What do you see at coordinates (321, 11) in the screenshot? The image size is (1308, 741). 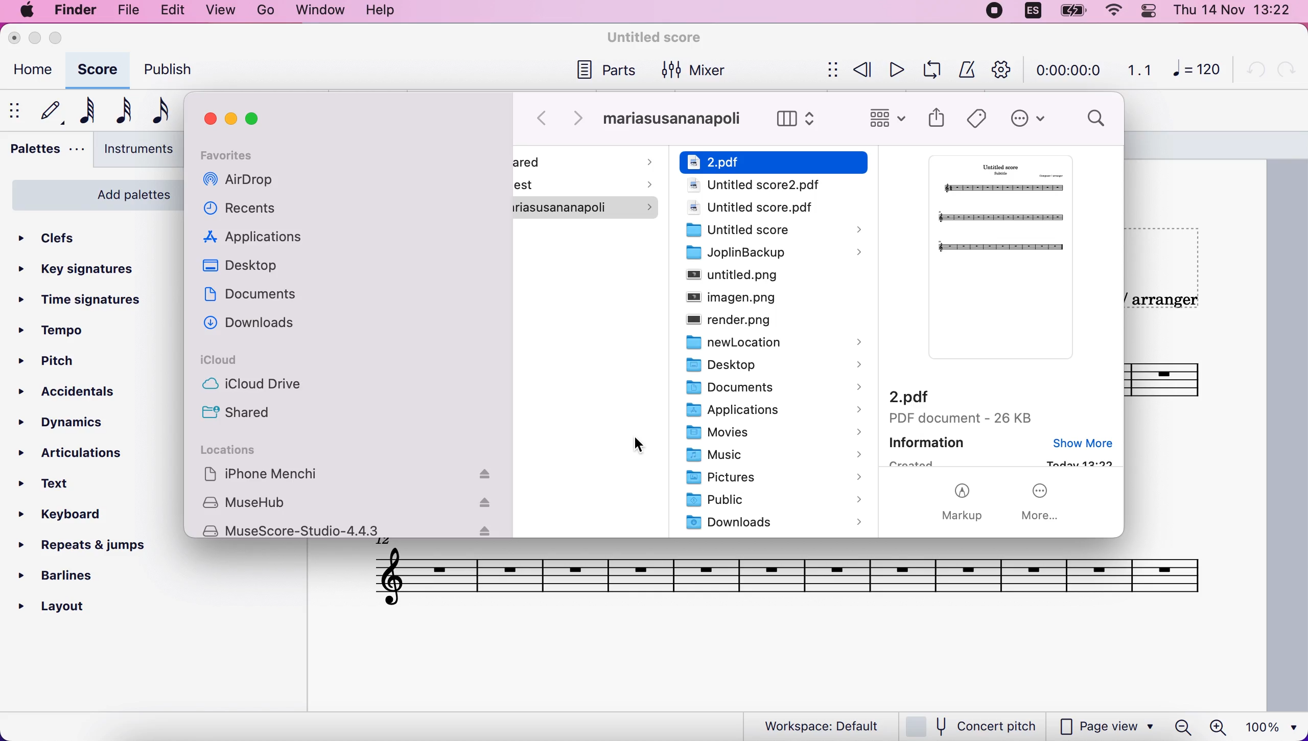 I see `format` at bounding box center [321, 11].